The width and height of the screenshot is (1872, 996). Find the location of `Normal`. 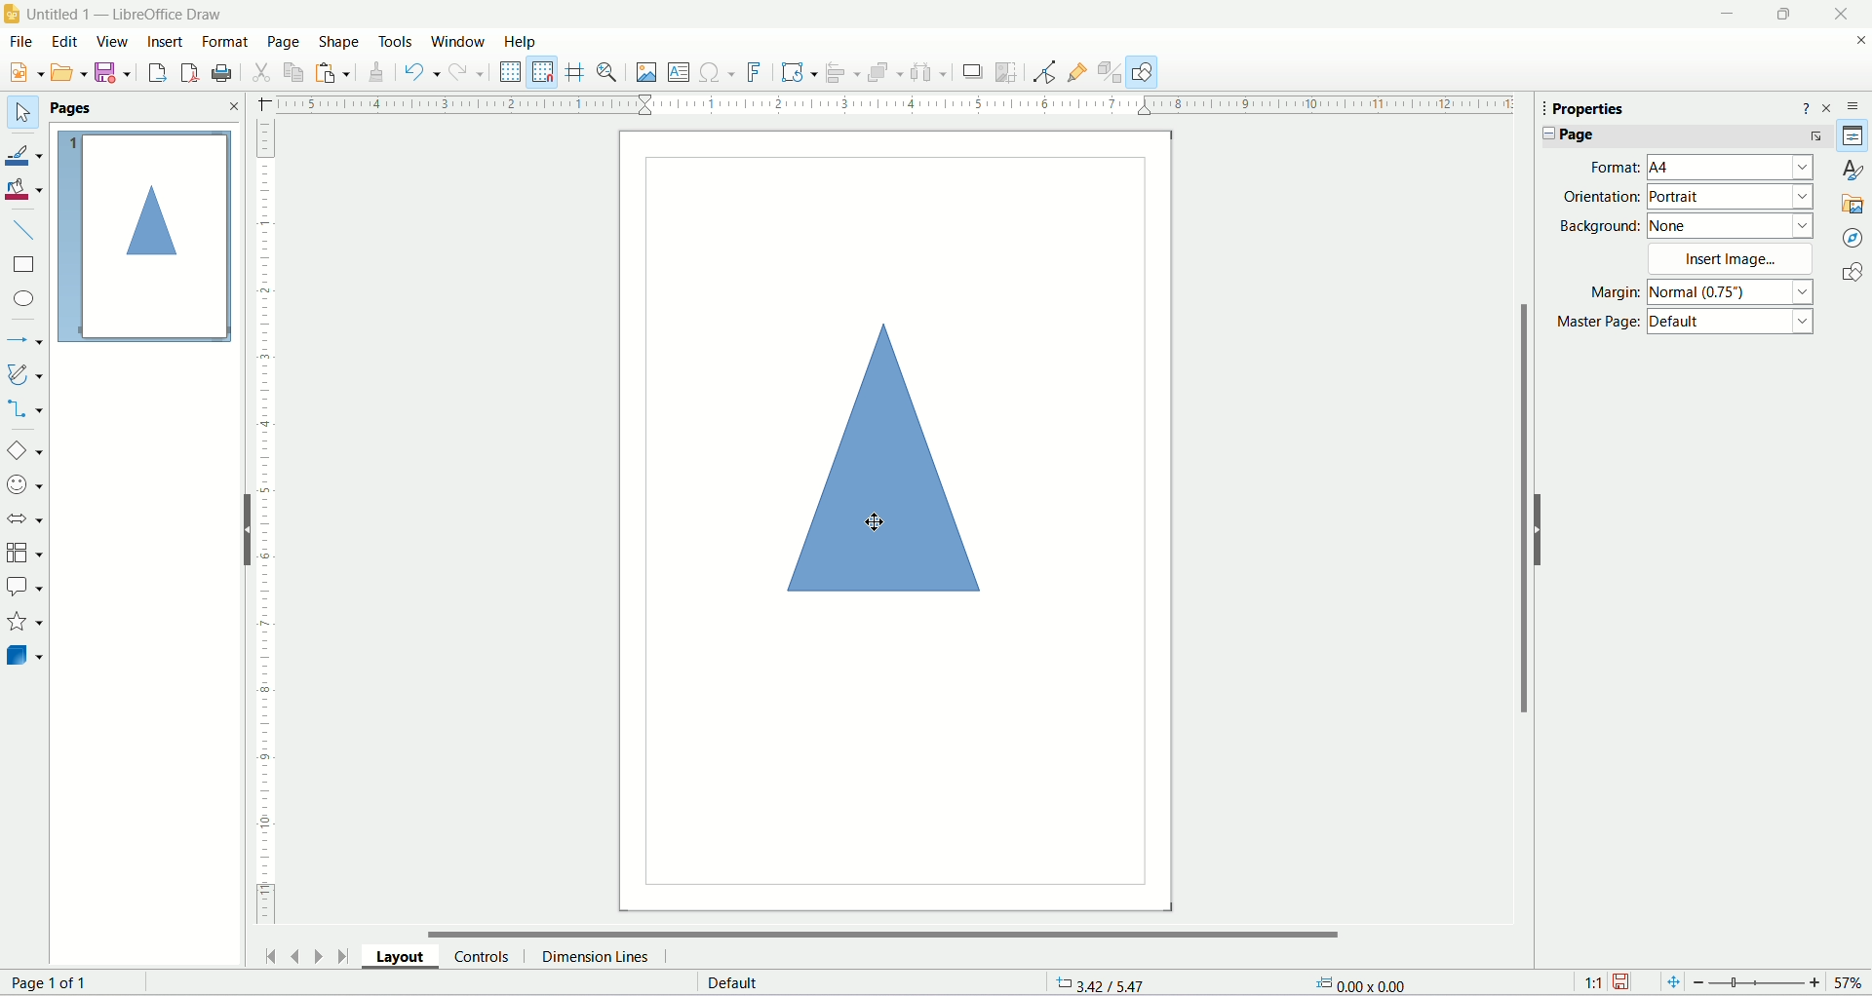

Normal is located at coordinates (1731, 290).